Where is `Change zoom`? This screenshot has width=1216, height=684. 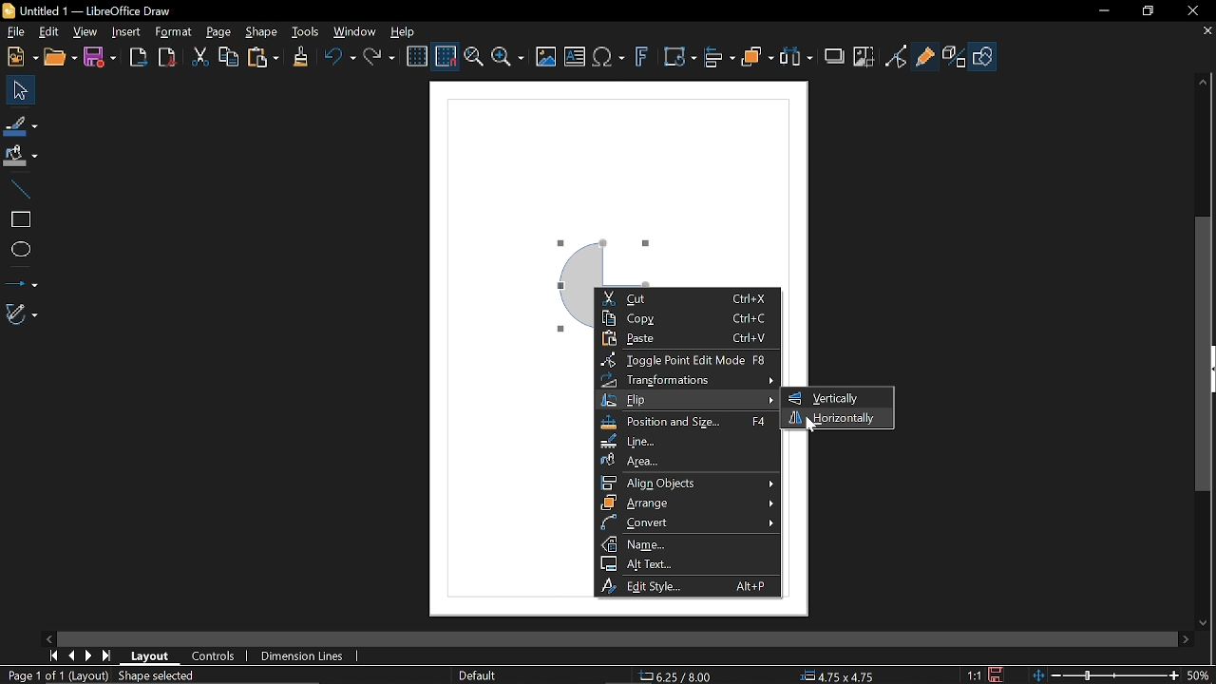
Change zoom is located at coordinates (1106, 675).